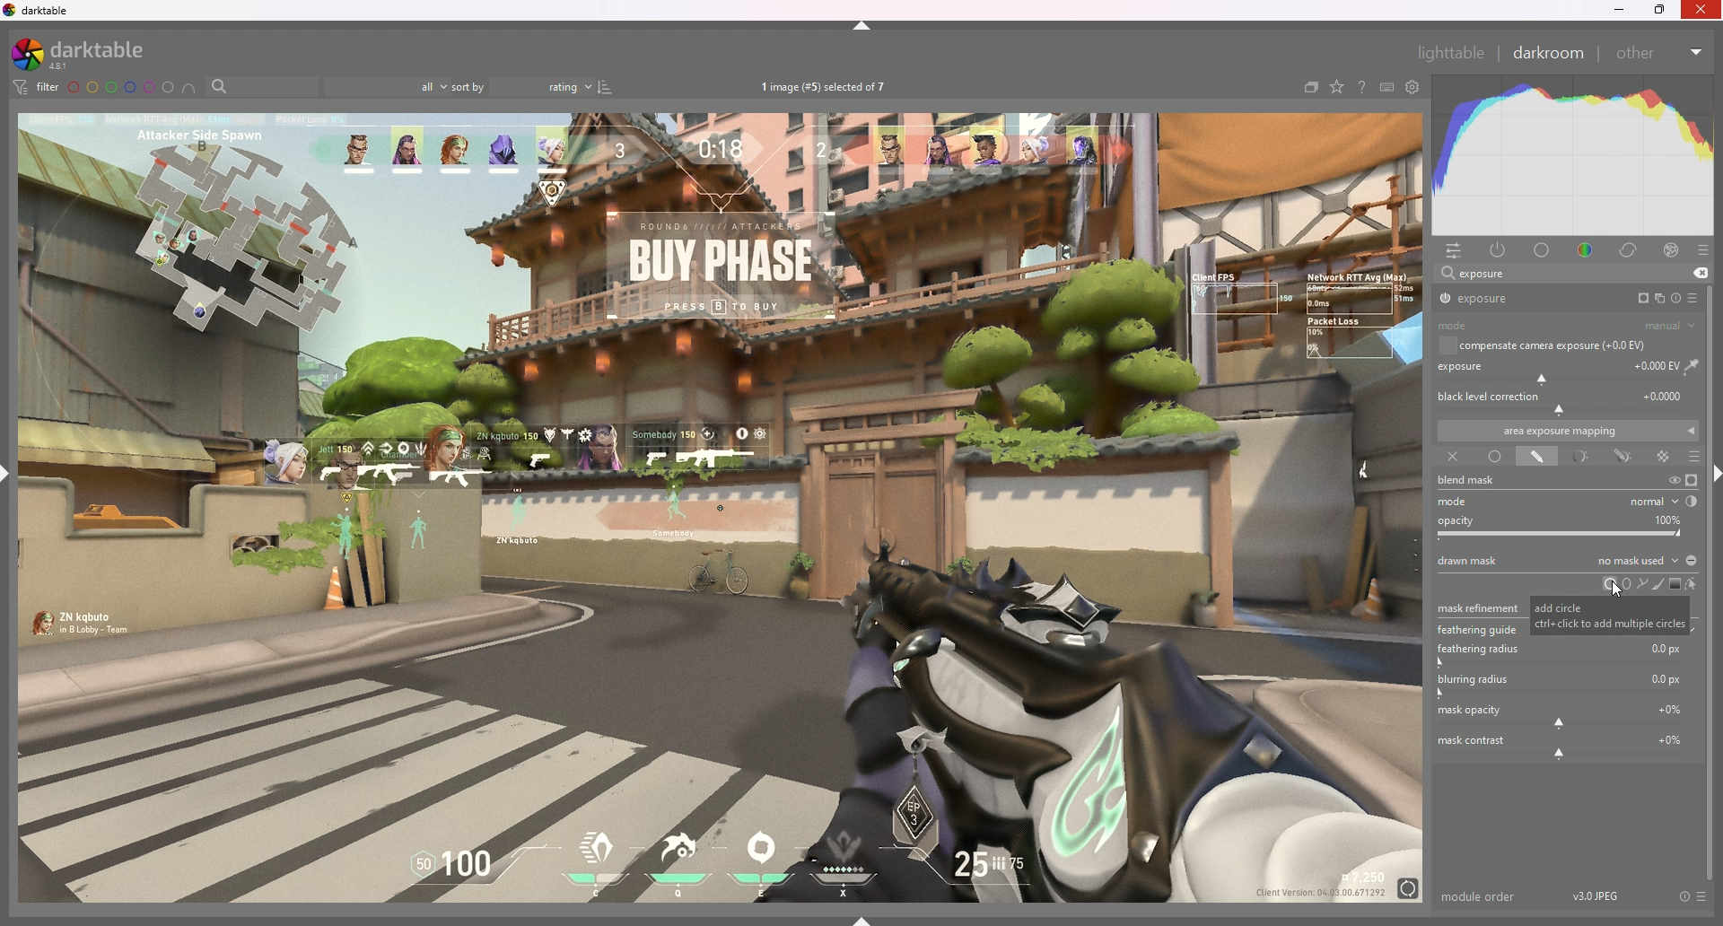 The height and width of the screenshot is (926, 1723). I want to click on lighttable, so click(1451, 52).